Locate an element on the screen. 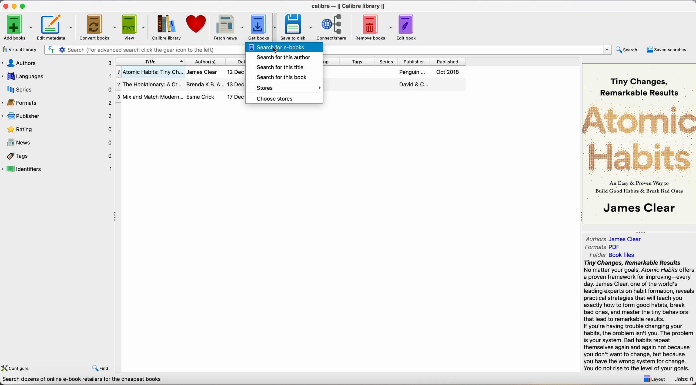 The width and height of the screenshot is (696, 385). formats is located at coordinates (58, 103).